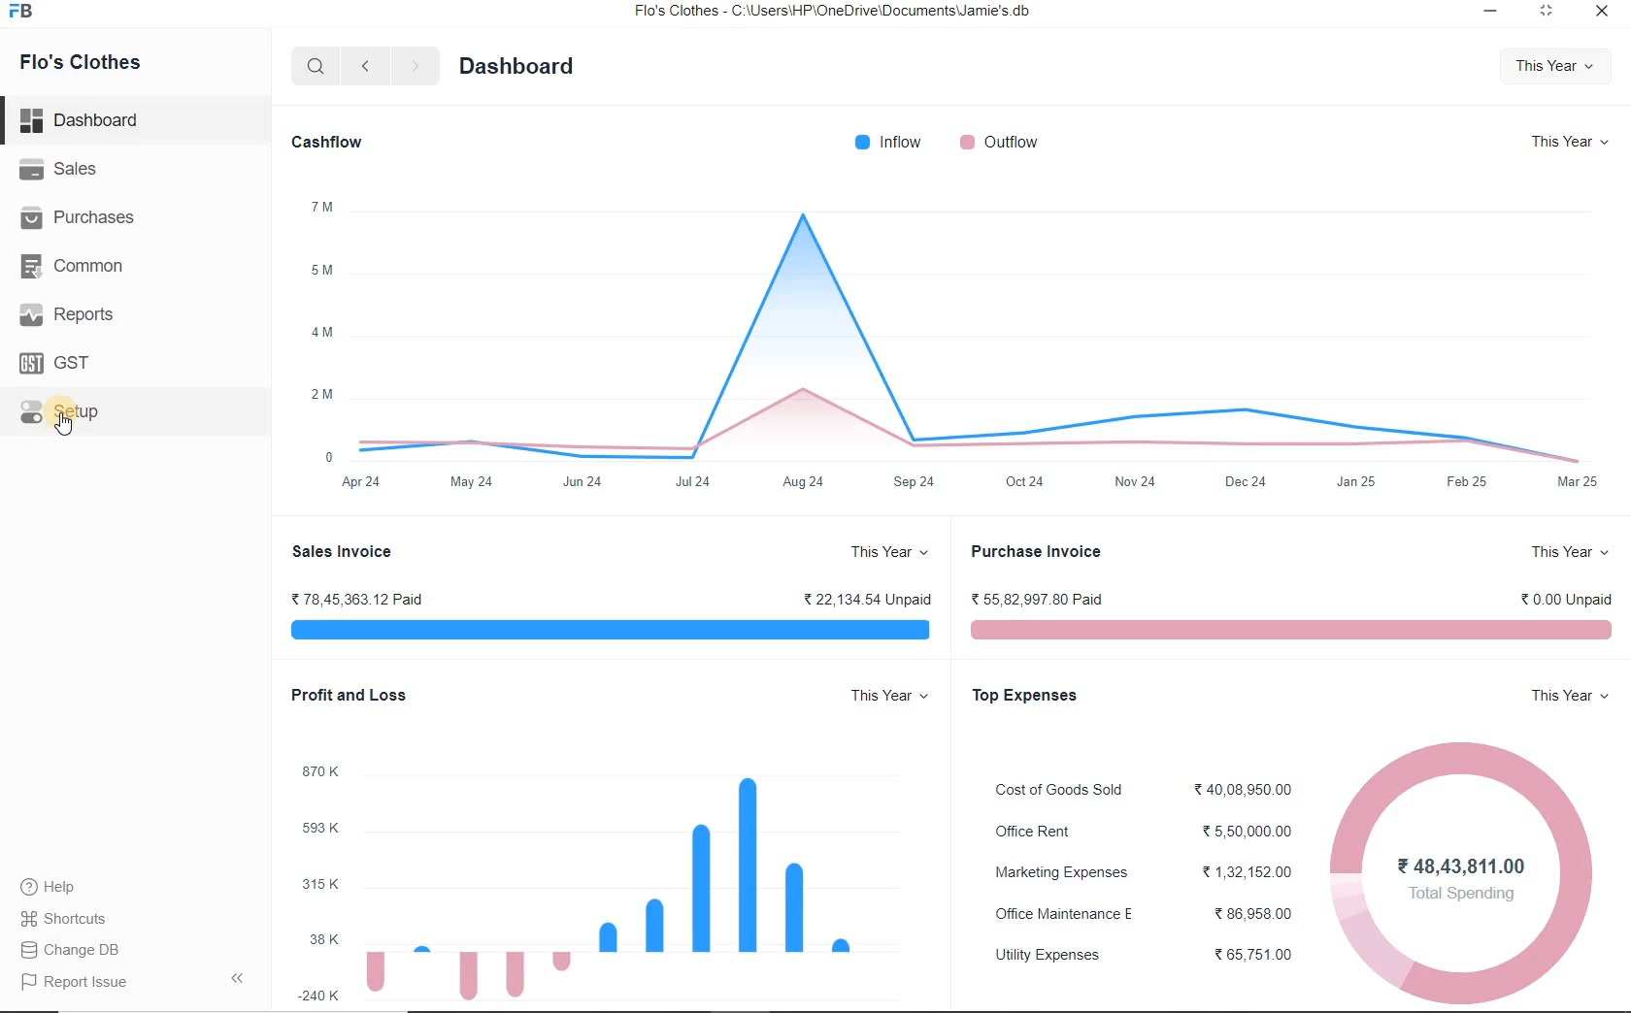  Describe the element at coordinates (72, 952) in the screenshot. I see `Change DB` at that location.